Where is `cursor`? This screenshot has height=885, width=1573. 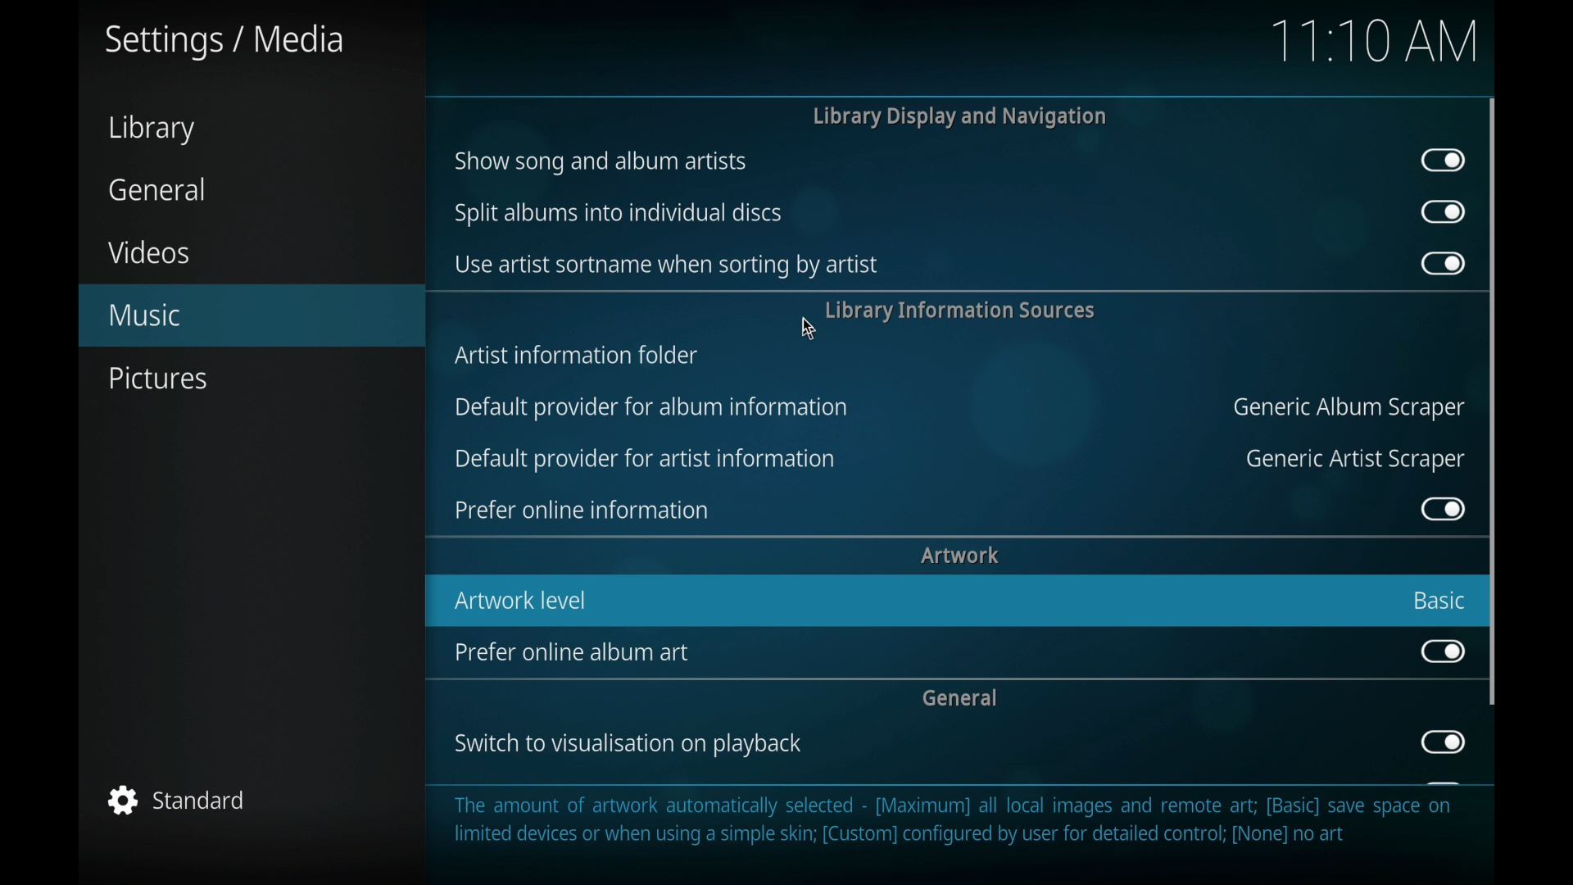 cursor is located at coordinates (807, 329).